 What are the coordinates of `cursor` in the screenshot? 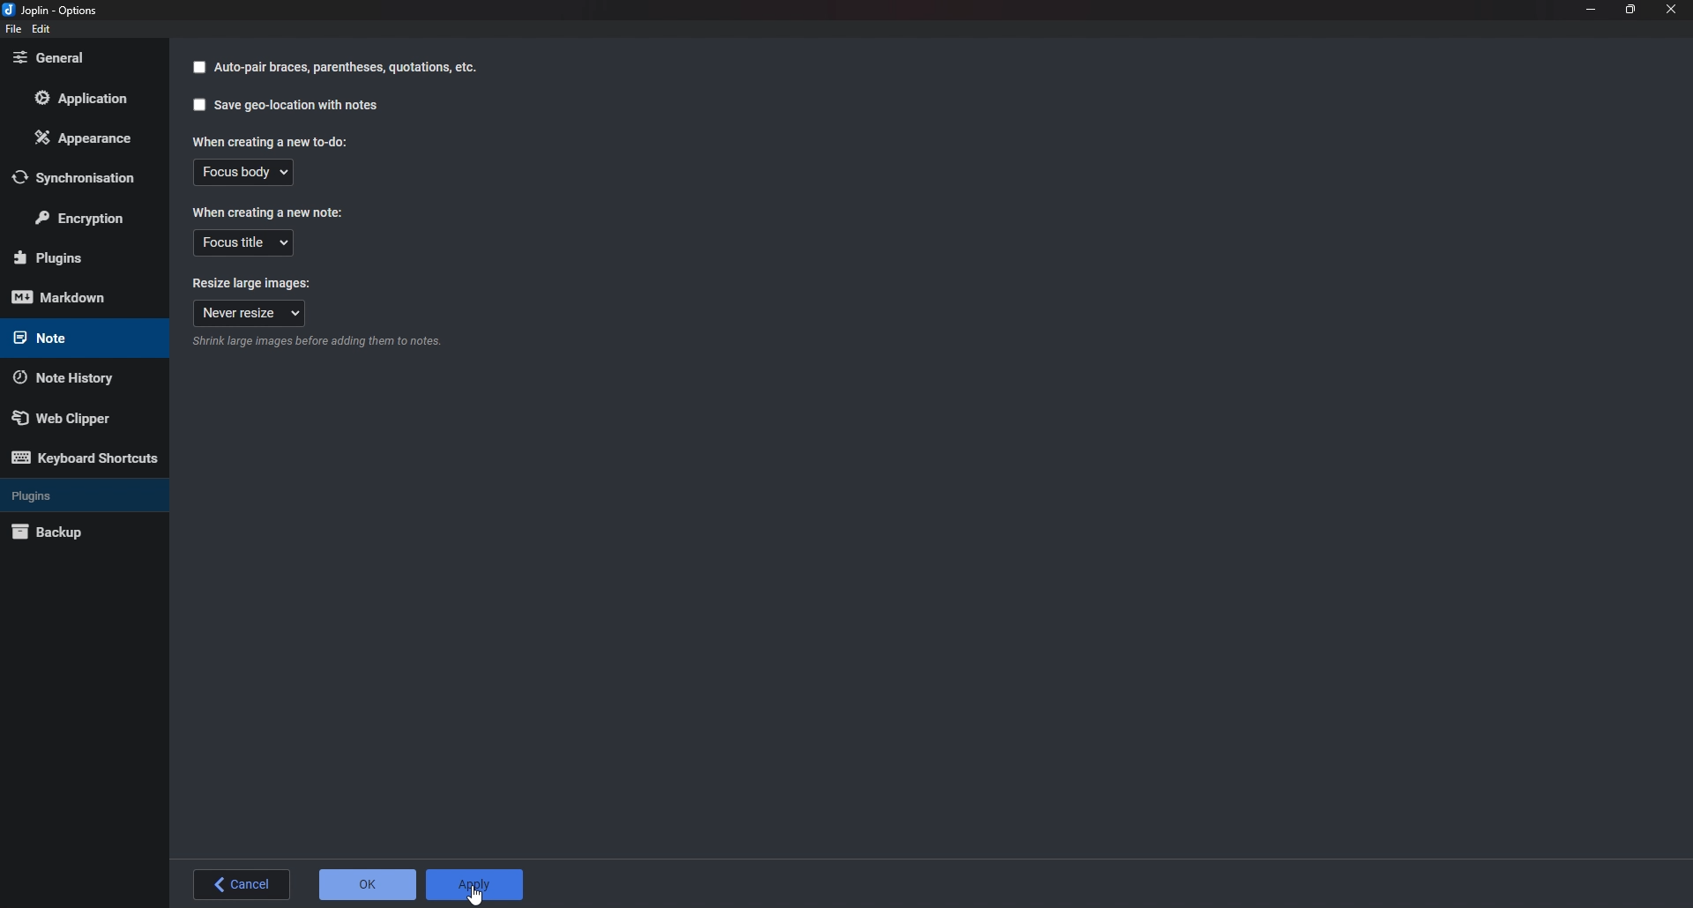 It's located at (473, 891).